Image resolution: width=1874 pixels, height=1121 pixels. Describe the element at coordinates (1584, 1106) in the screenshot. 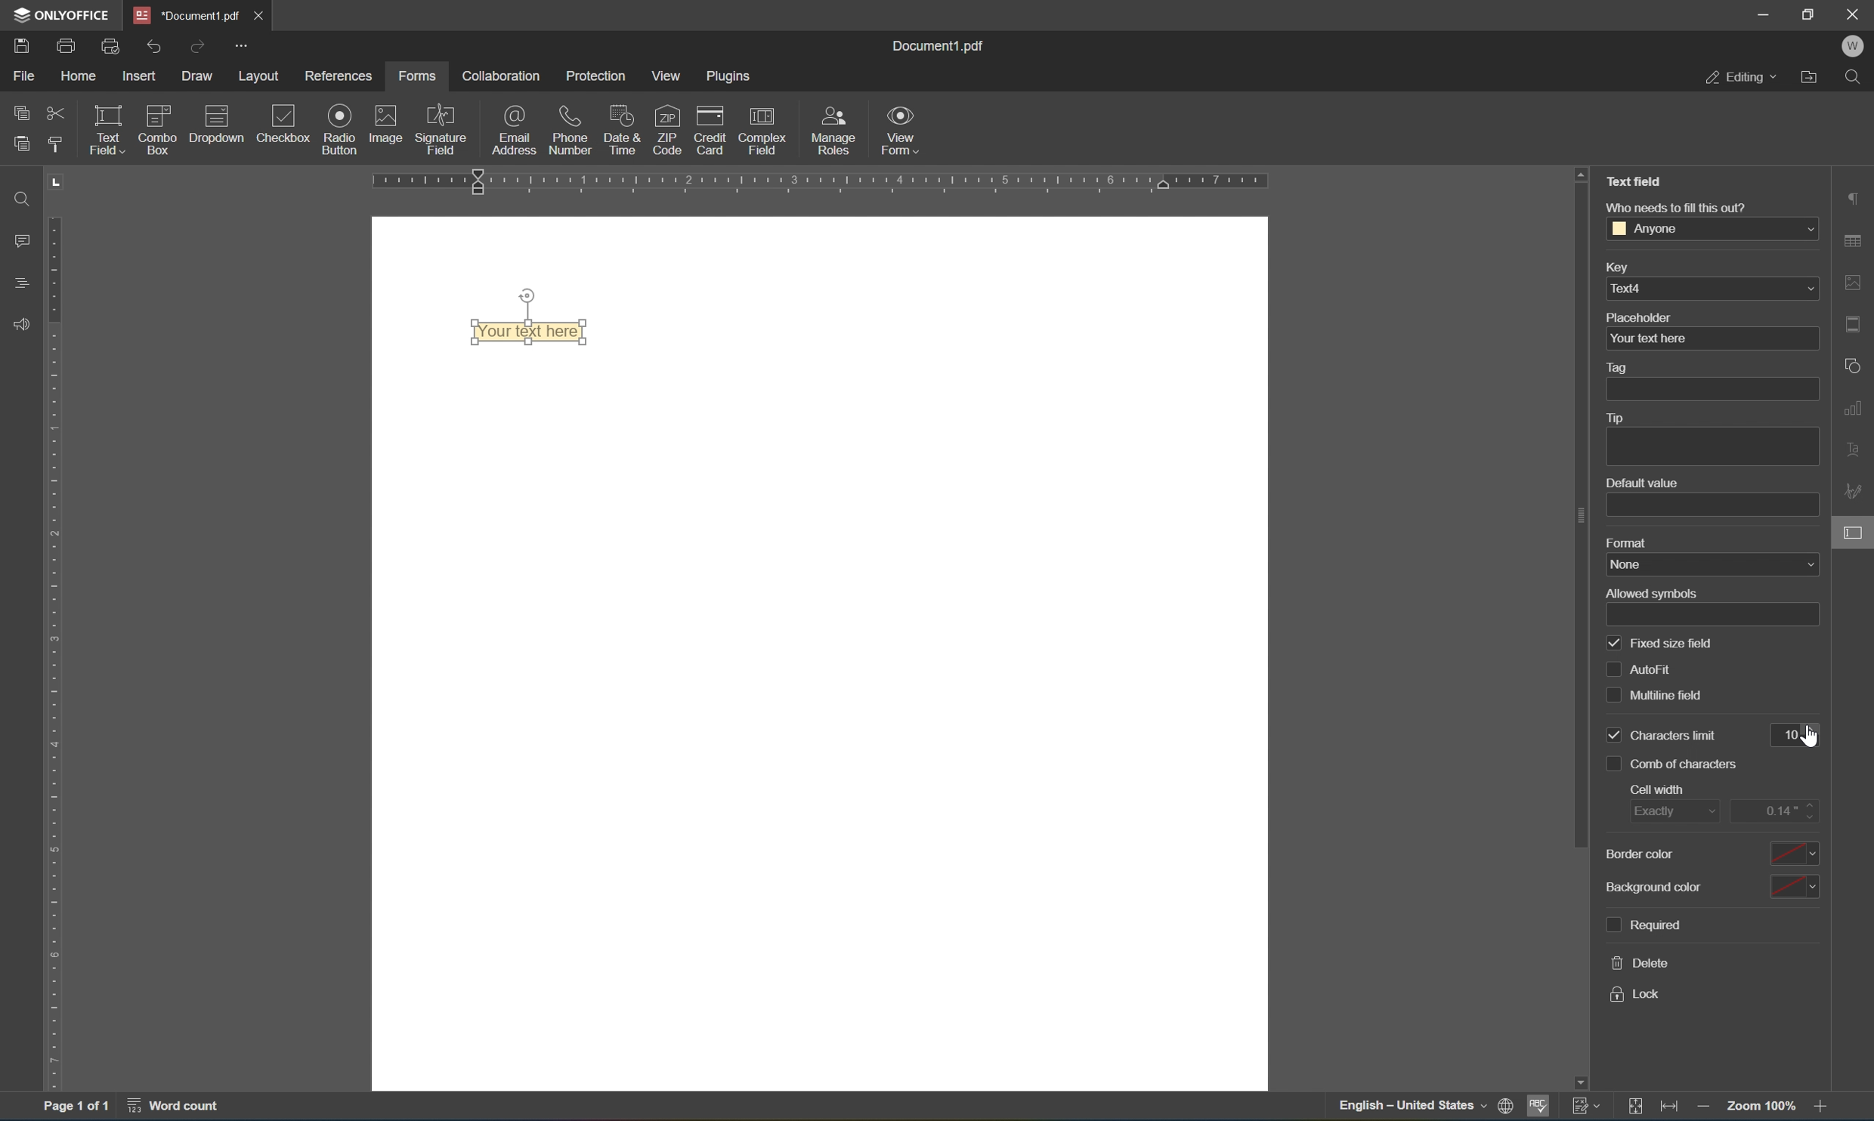

I see `track changes` at that location.